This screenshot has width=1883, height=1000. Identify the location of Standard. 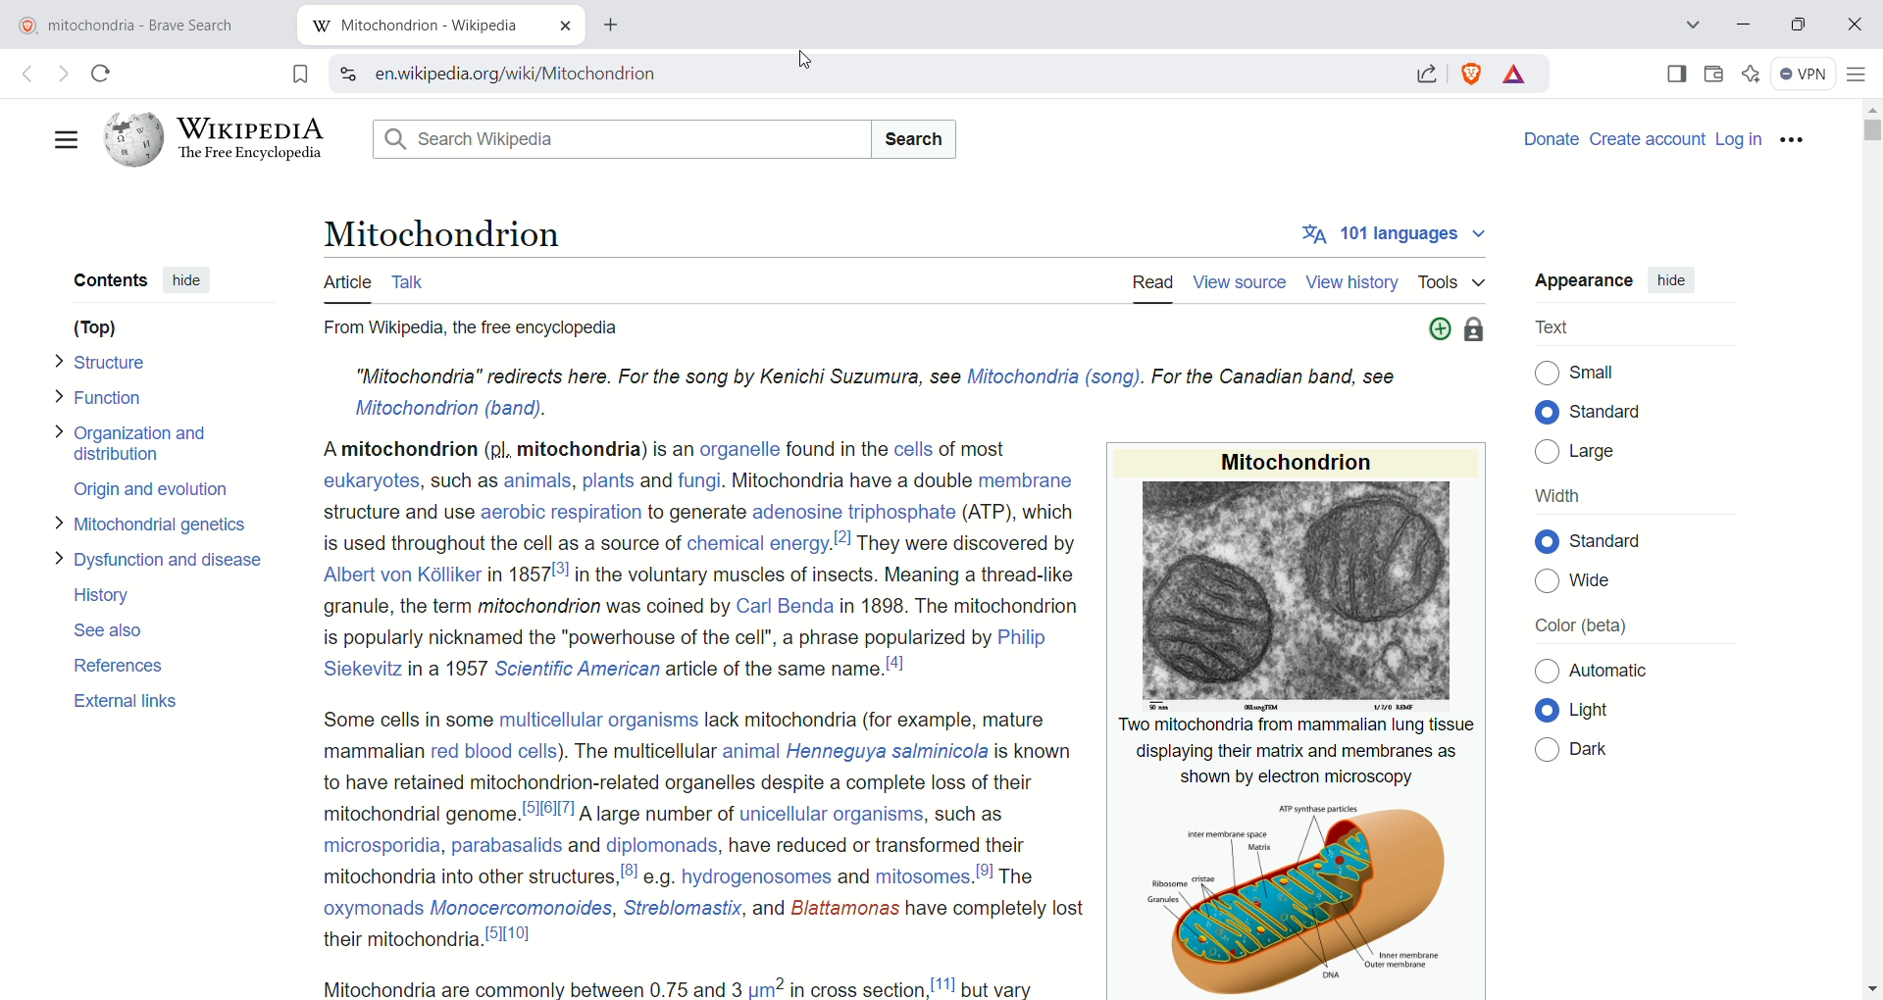
(1621, 541).